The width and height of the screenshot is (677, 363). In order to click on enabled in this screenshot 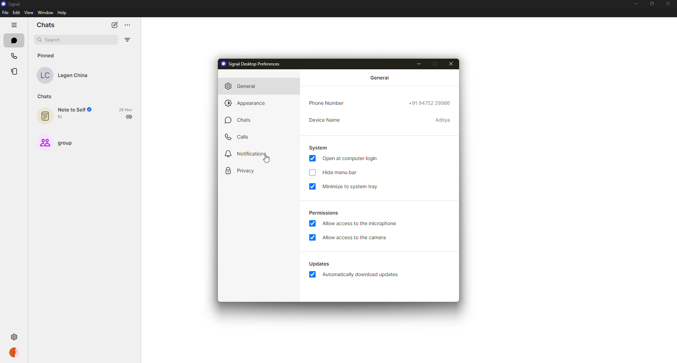, I will do `click(311, 223)`.